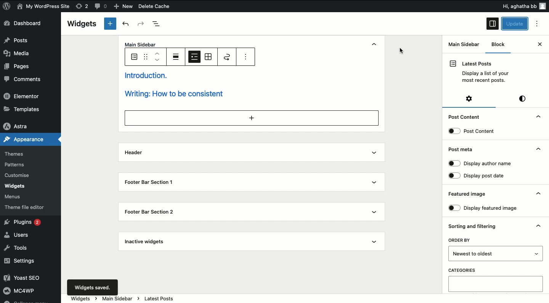 This screenshot has width=549, height=303. What do you see at coordinates (144, 242) in the screenshot?
I see `Inactive widgets` at bounding box center [144, 242].